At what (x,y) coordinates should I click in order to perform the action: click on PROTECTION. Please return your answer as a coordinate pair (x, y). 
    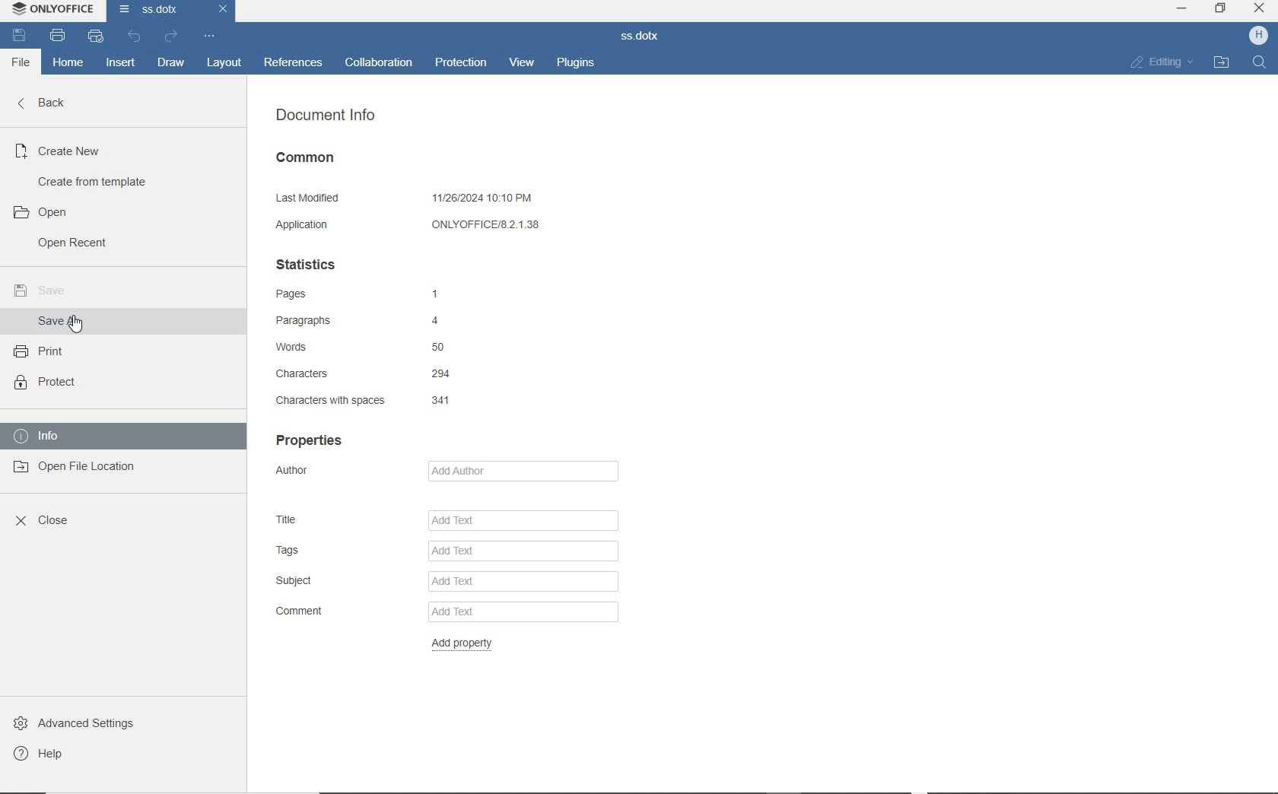
    Looking at the image, I should click on (462, 62).